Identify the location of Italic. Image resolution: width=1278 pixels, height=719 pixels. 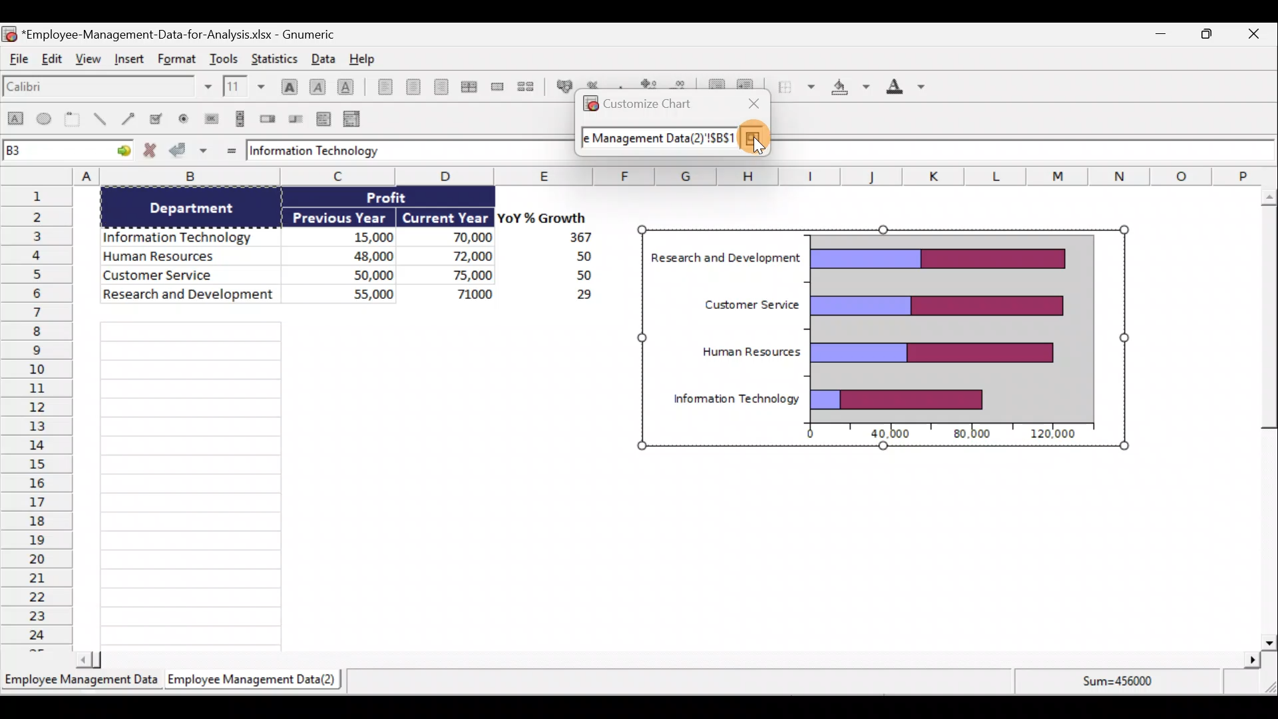
(318, 85).